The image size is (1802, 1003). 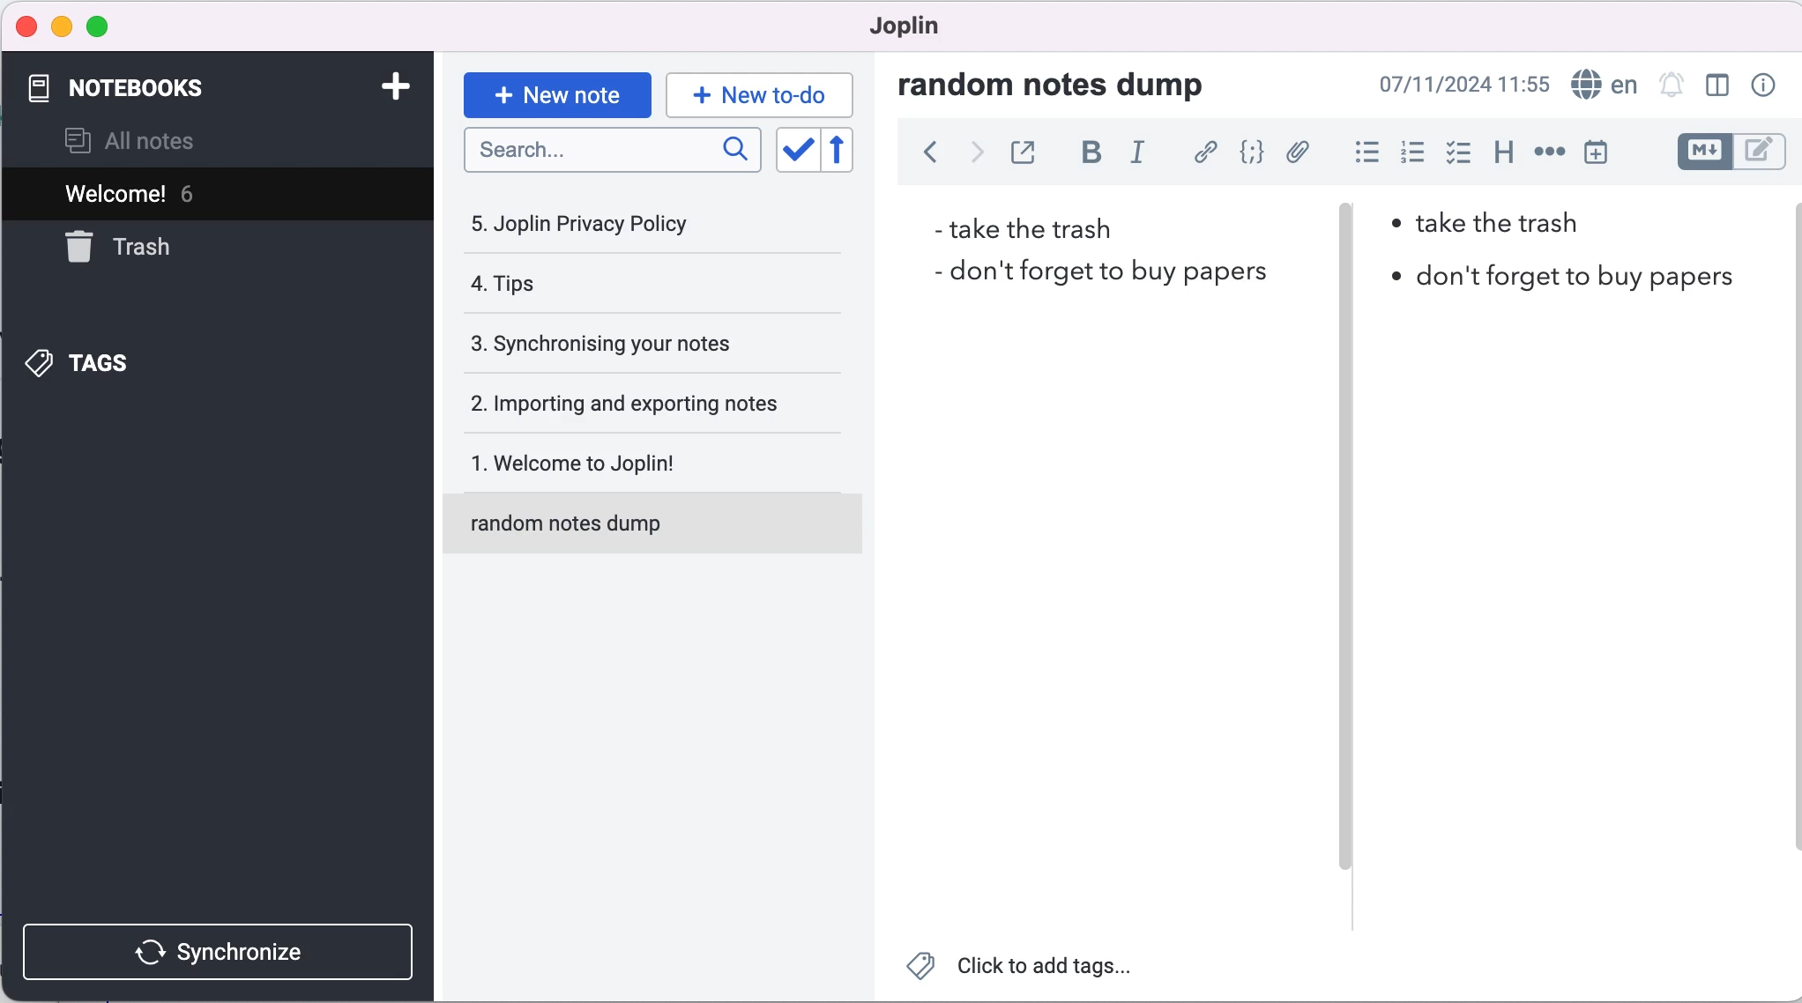 What do you see at coordinates (1498, 154) in the screenshot?
I see `heading` at bounding box center [1498, 154].